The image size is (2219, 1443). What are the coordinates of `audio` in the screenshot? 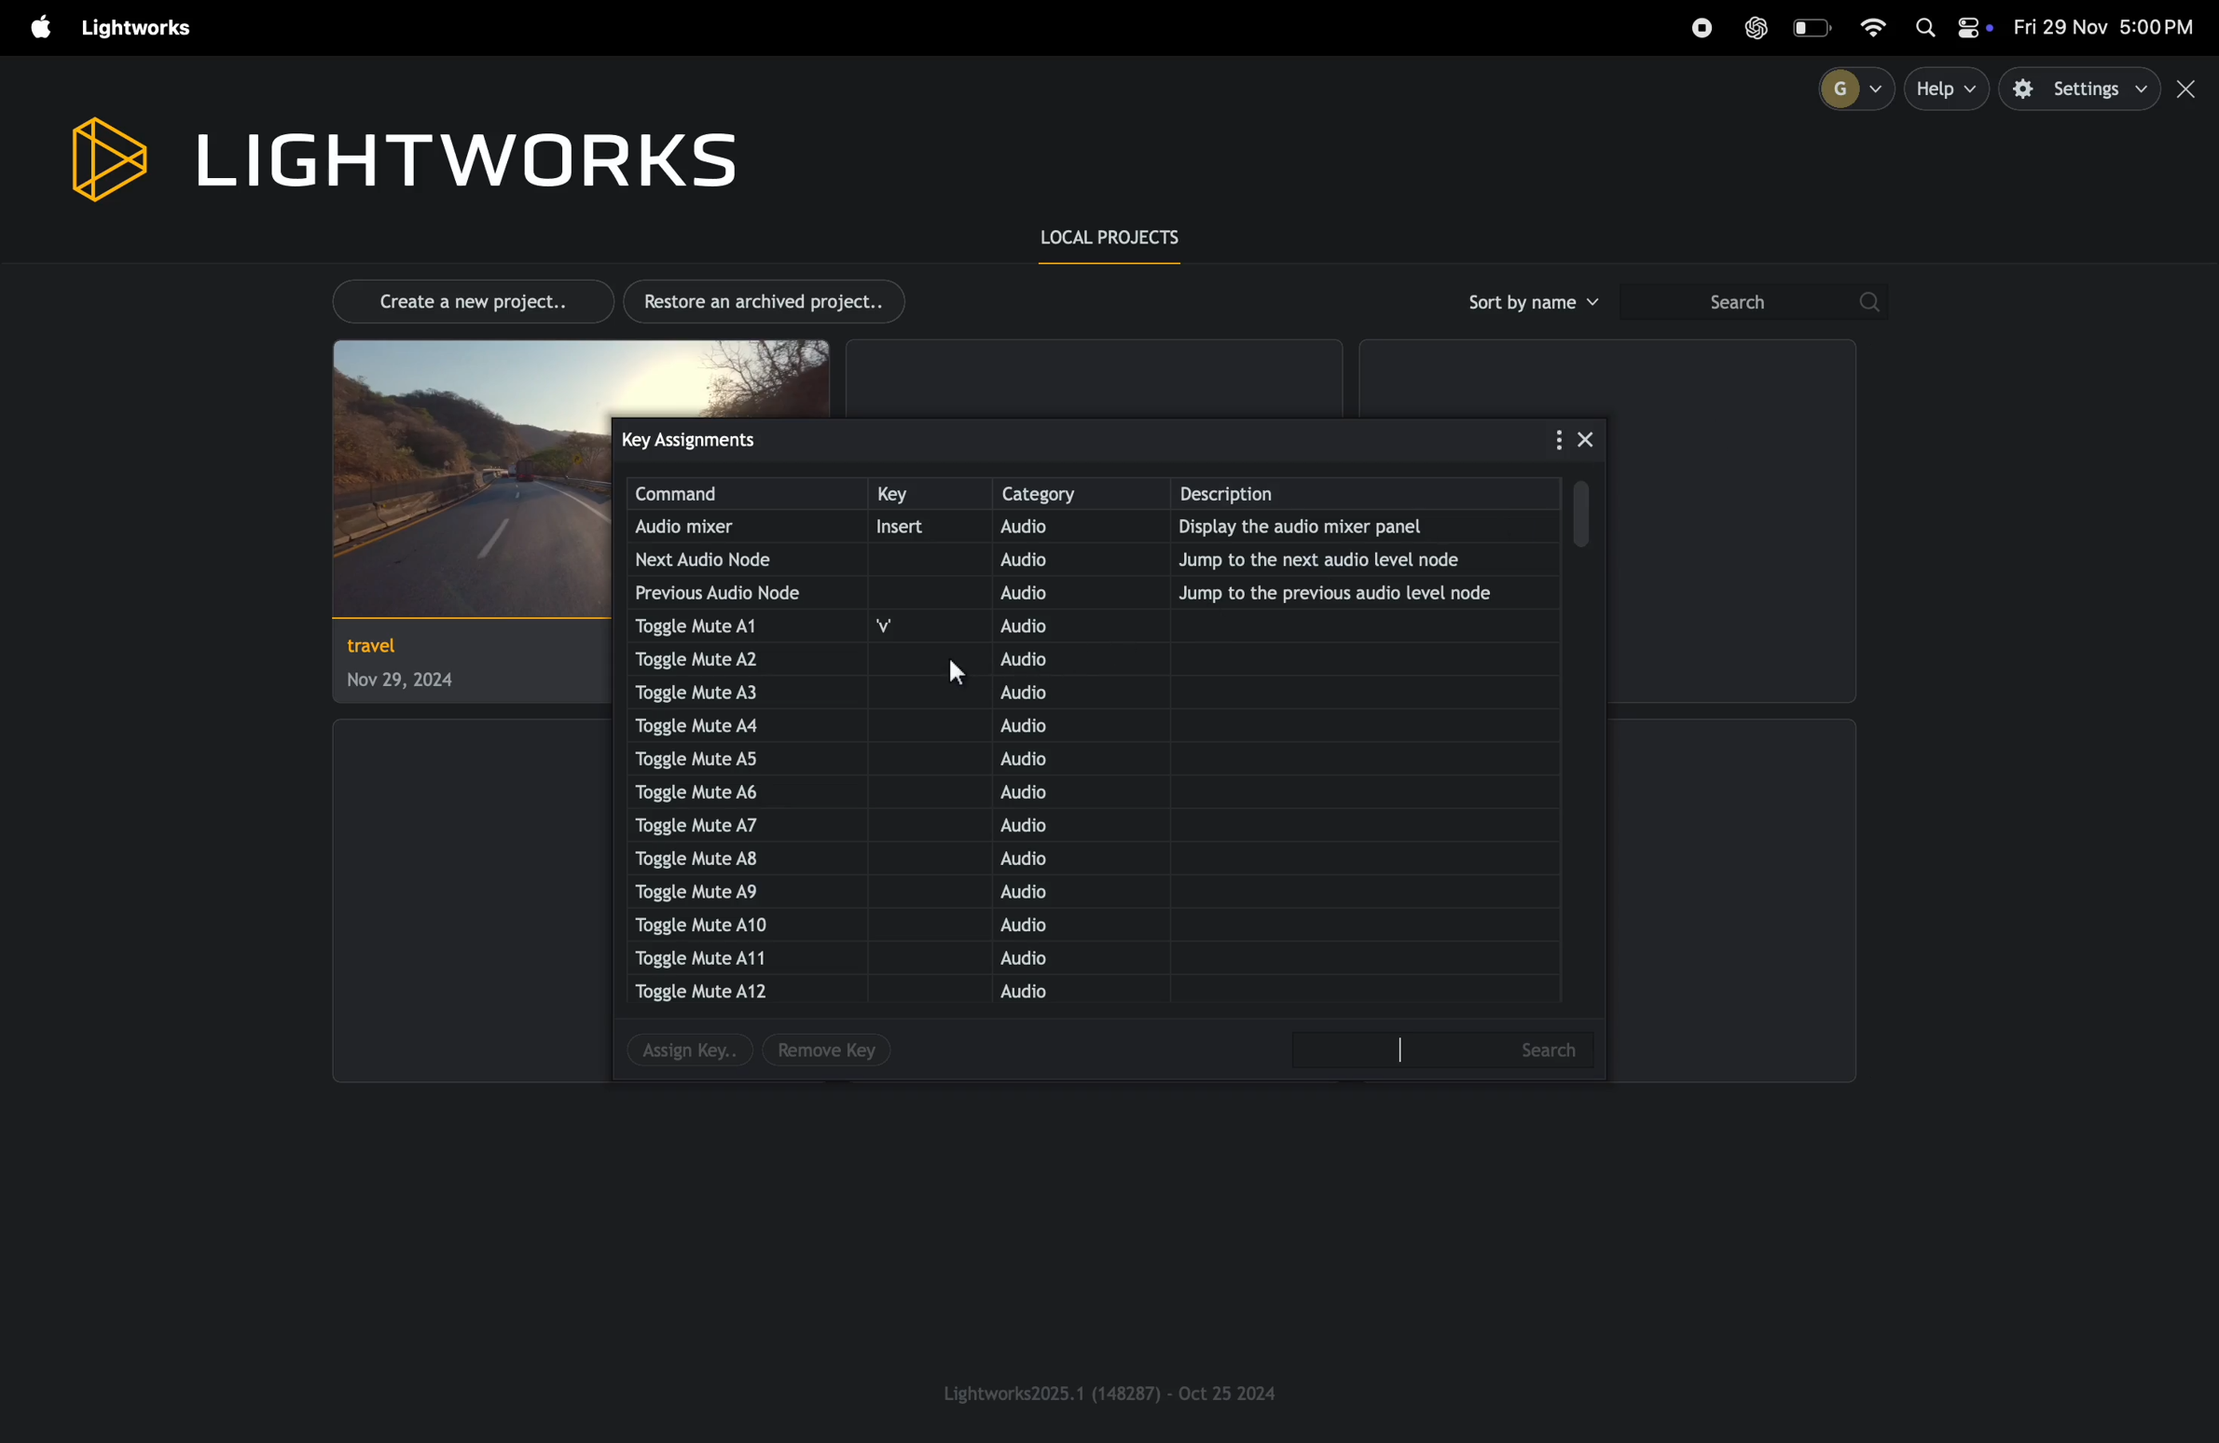 It's located at (1064, 894).